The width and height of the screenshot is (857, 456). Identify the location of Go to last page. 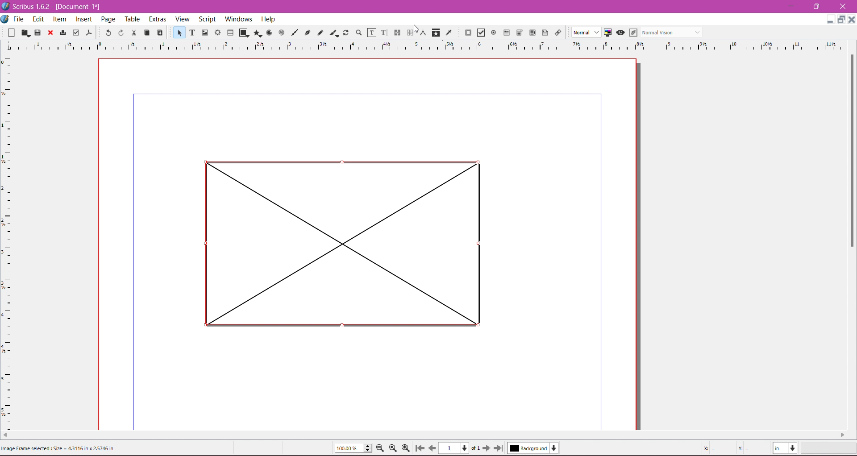
(499, 448).